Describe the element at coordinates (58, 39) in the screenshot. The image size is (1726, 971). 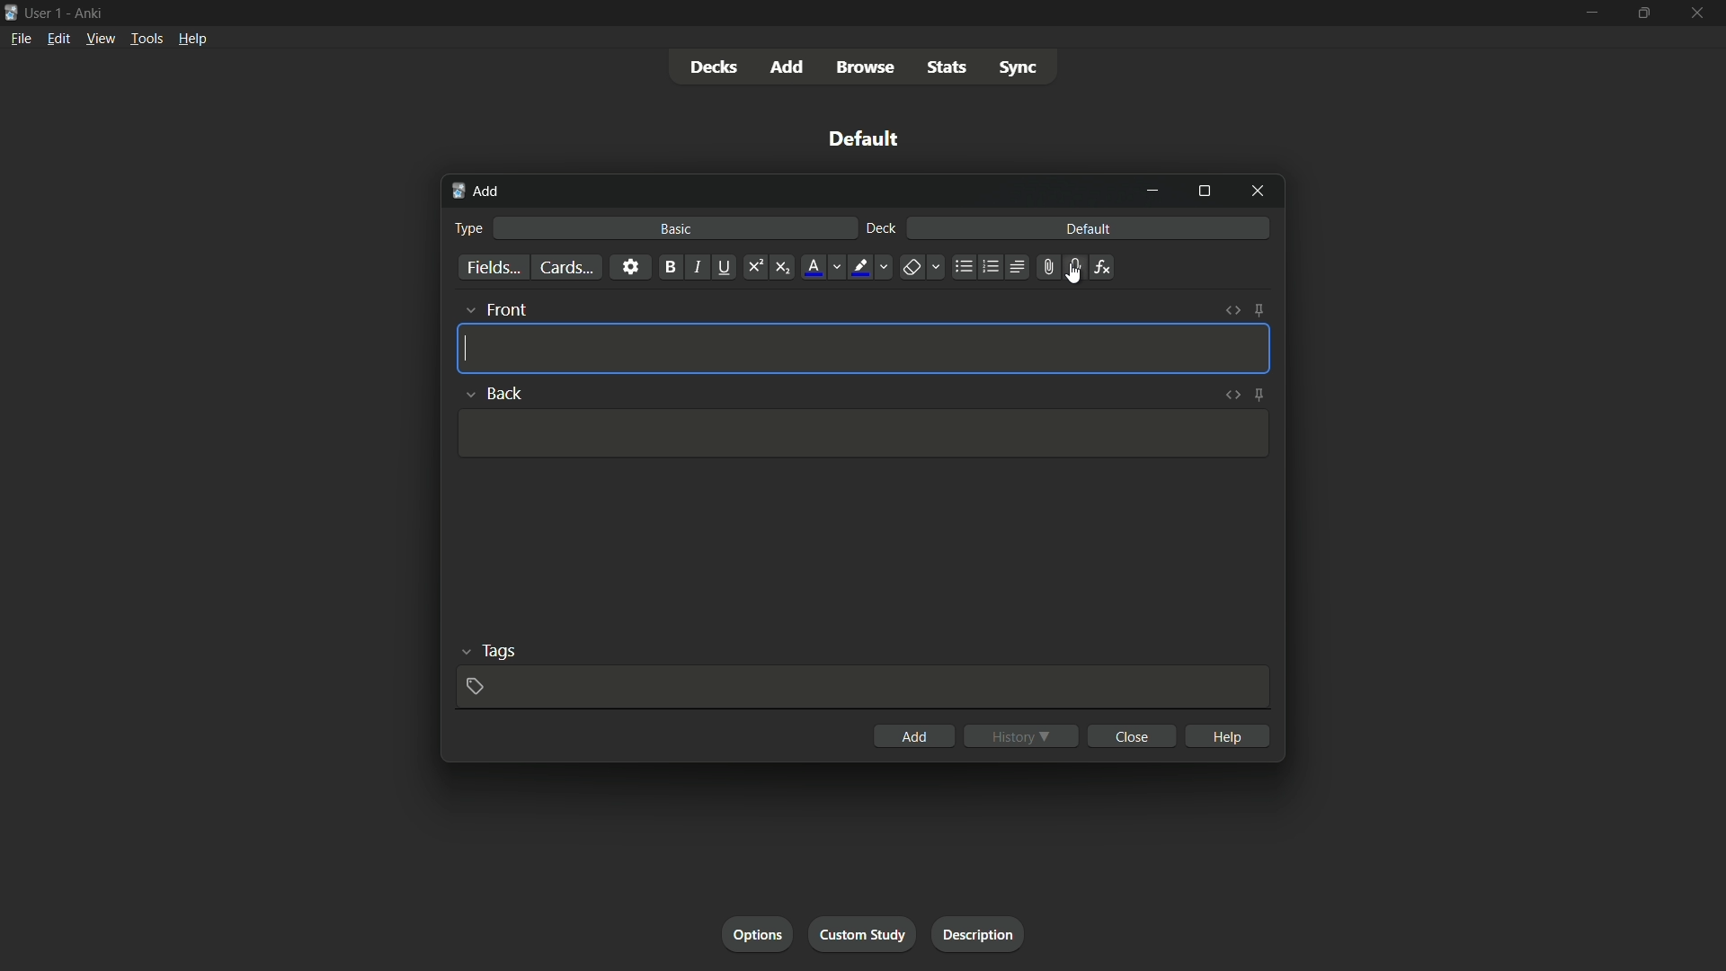
I see `edit menu` at that location.